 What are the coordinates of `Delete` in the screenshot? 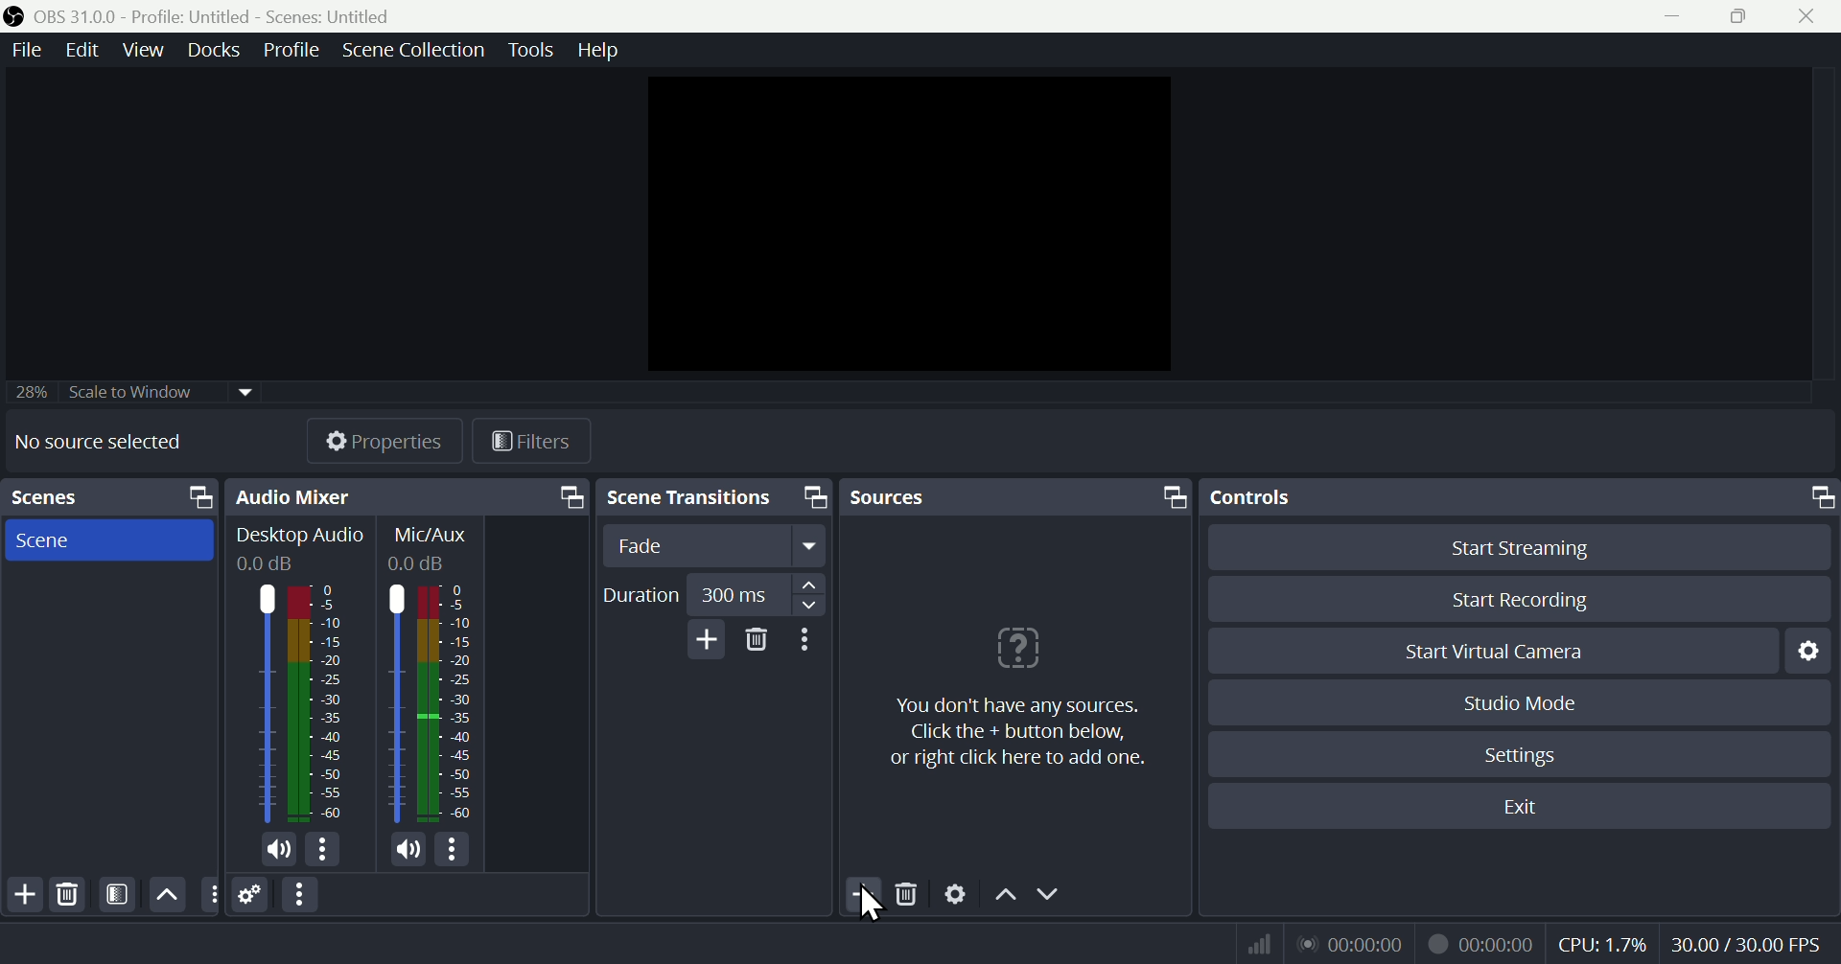 It's located at (757, 640).